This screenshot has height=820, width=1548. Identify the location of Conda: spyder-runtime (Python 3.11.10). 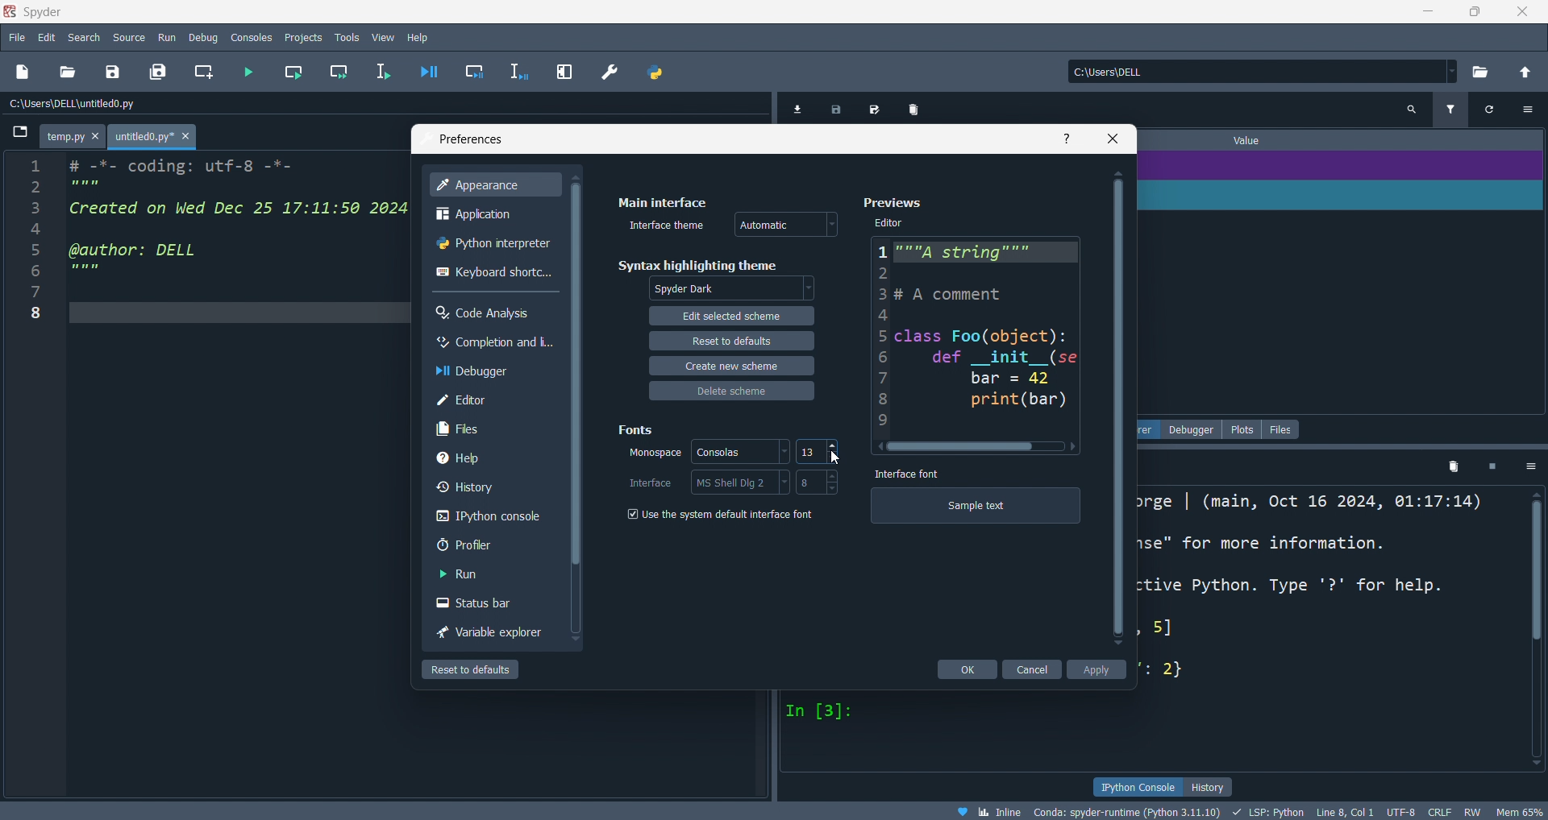
(1126, 810).